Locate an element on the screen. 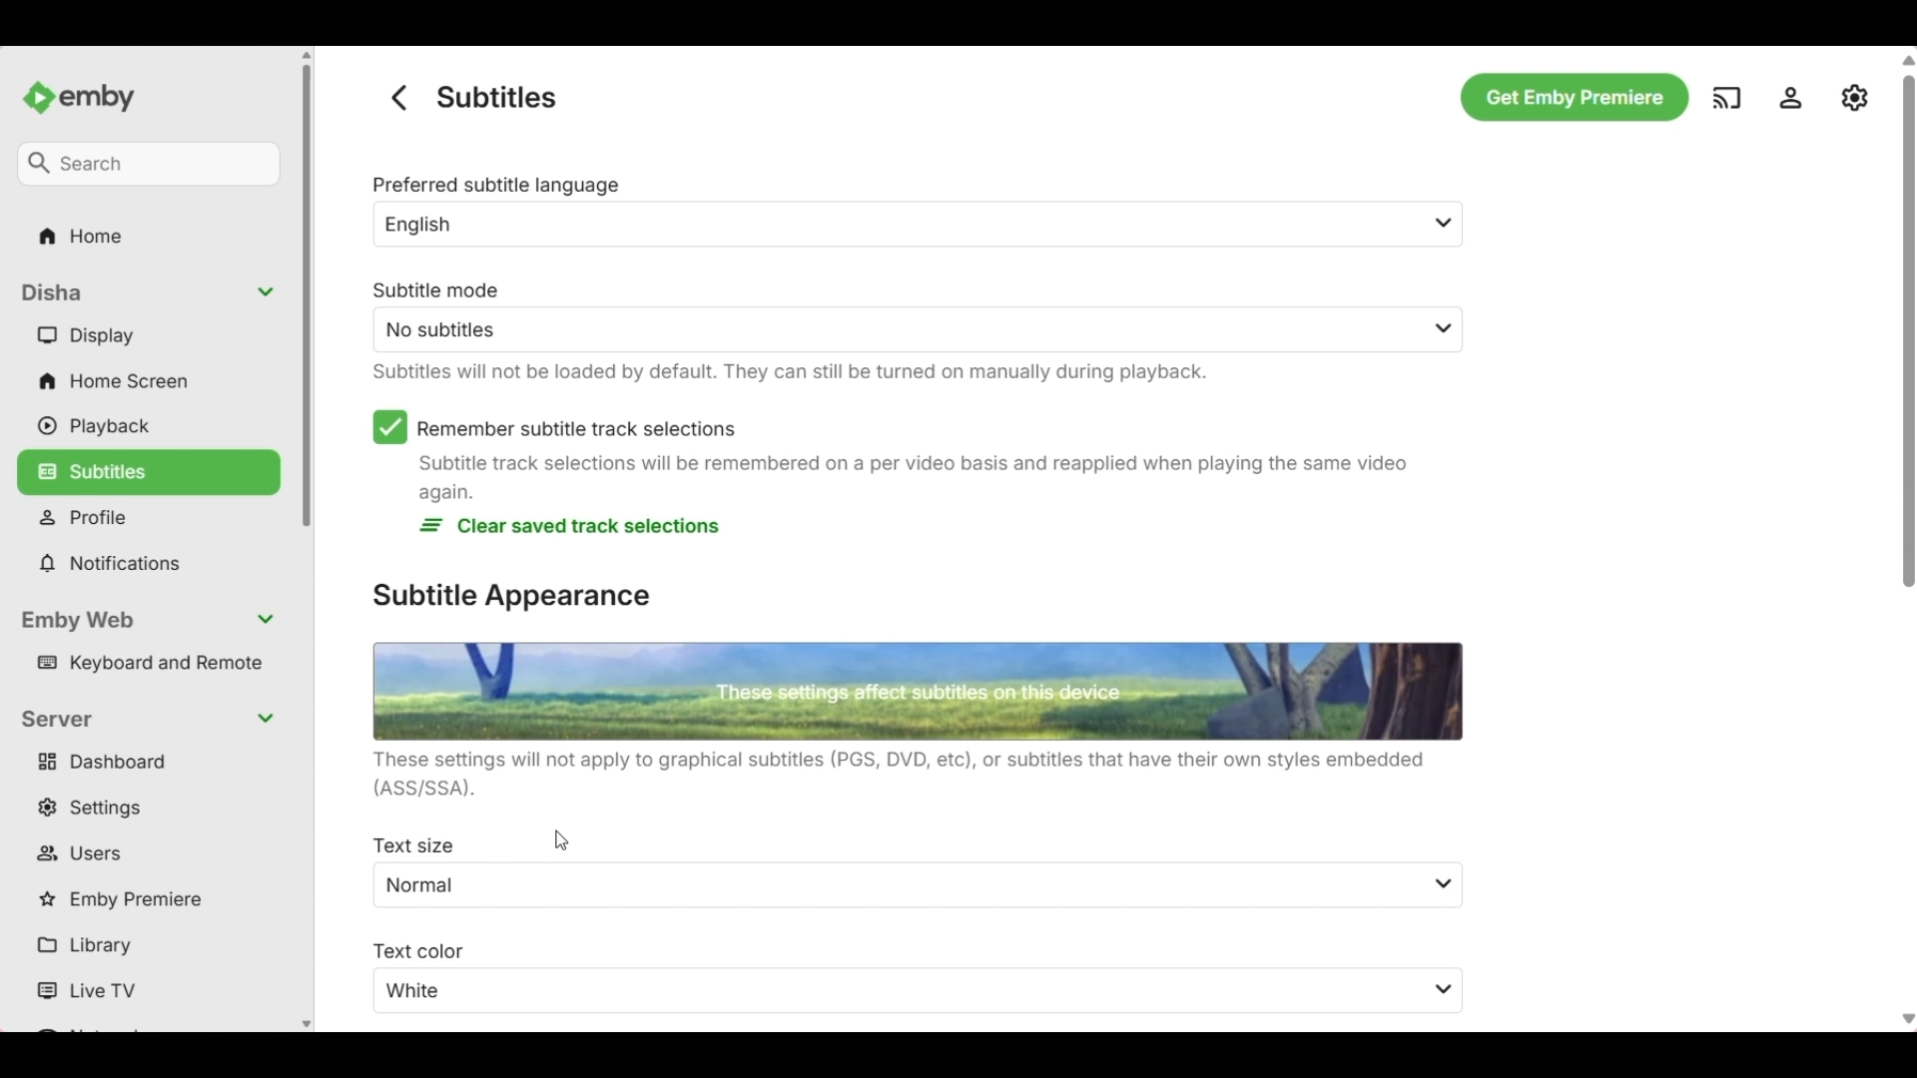 Image resolution: width=1917 pixels, height=1078 pixels. List options in respective boxes is located at coordinates (1452, 225).